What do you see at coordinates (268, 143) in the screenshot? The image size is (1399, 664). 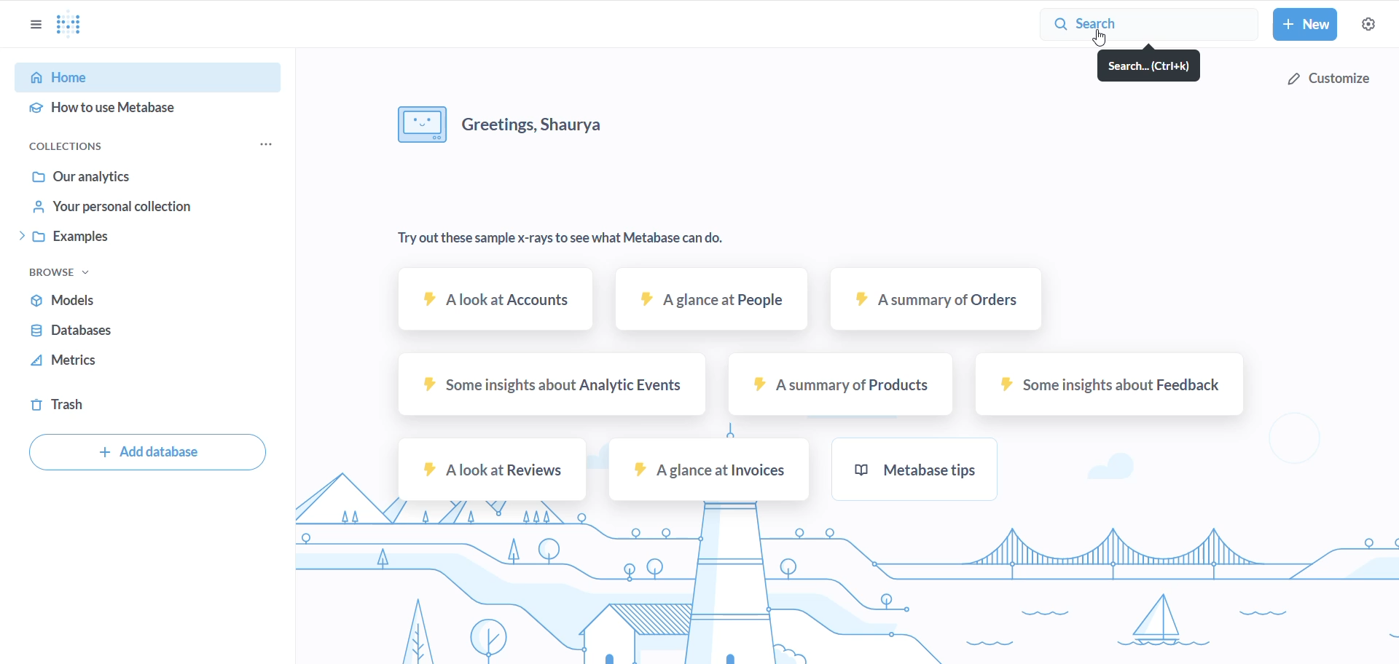 I see `COLLECTION OPTIONS` at bounding box center [268, 143].